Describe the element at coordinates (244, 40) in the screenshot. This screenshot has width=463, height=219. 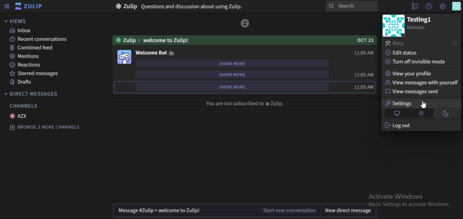
I see `text` at that location.